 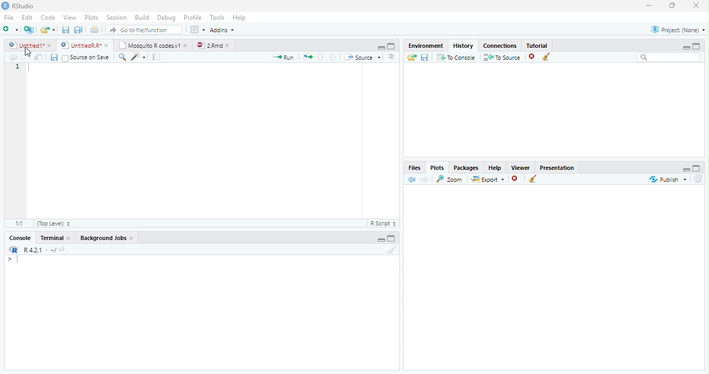 I want to click on Re run previous code region, so click(x=307, y=58).